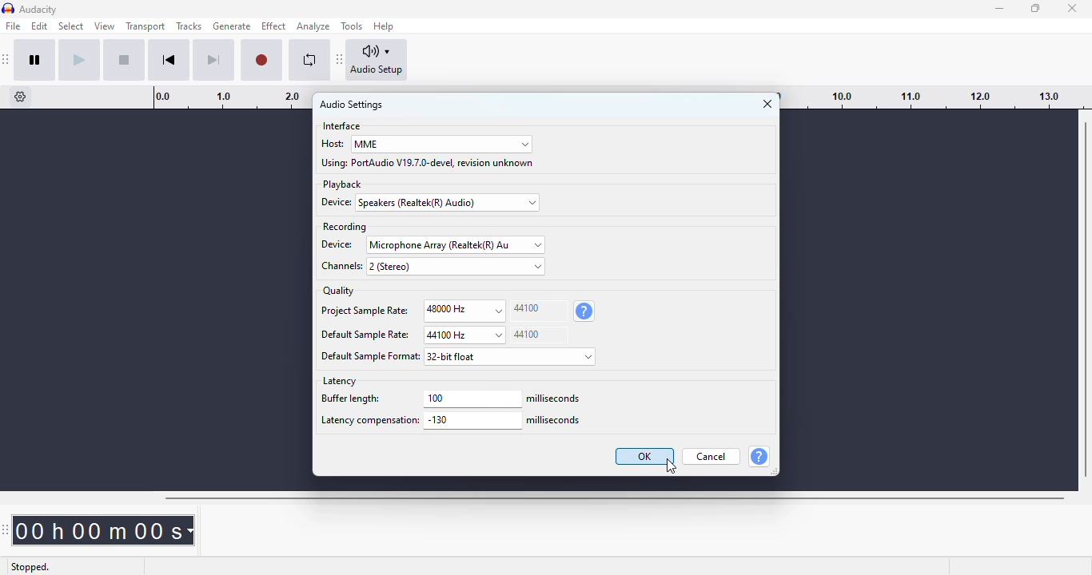  What do you see at coordinates (339, 244) in the screenshot?
I see `device` at bounding box center [339, 244].